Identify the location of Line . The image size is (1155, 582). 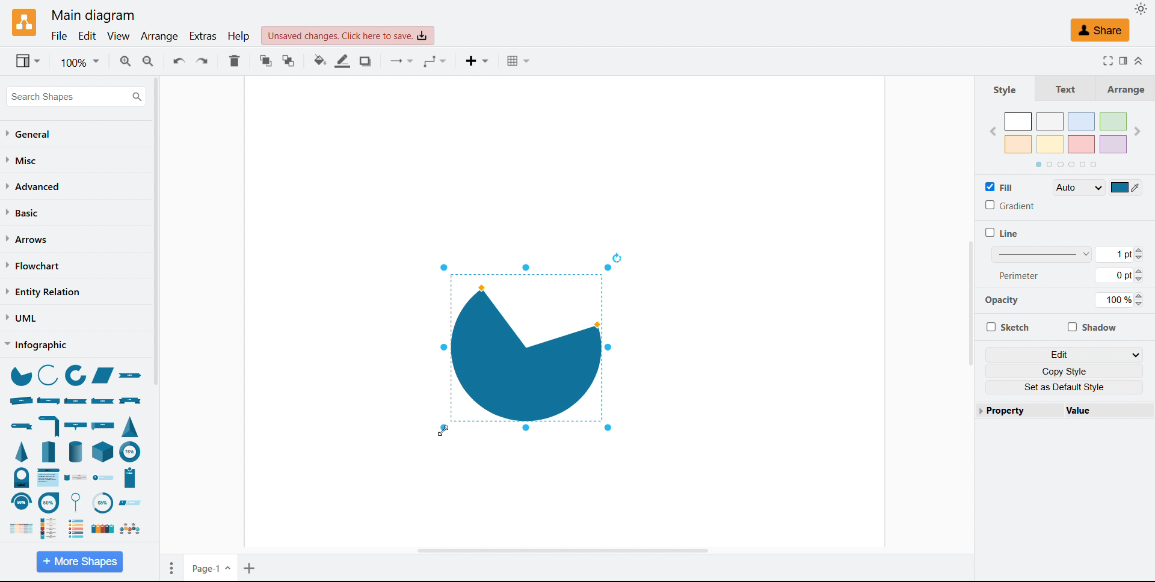
(1002, 233).